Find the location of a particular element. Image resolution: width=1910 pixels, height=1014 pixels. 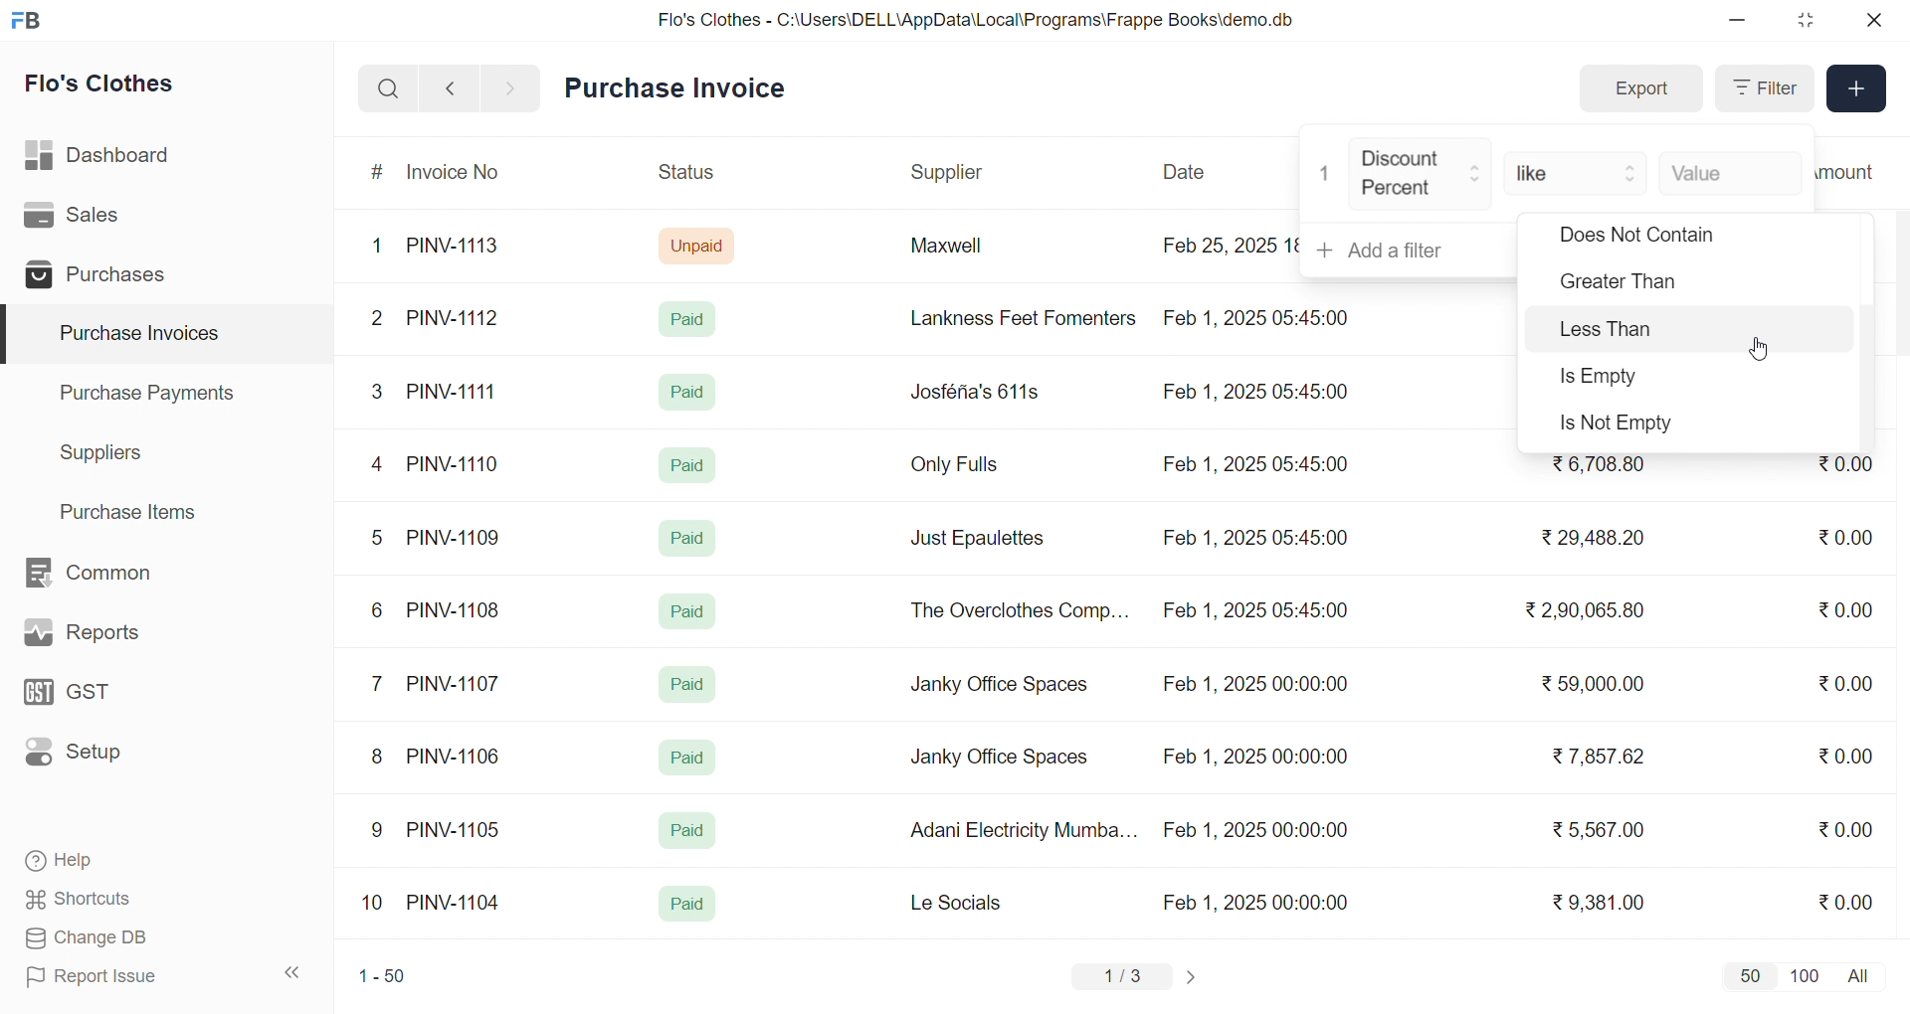

Filter is located at coordinates (1763, 88).